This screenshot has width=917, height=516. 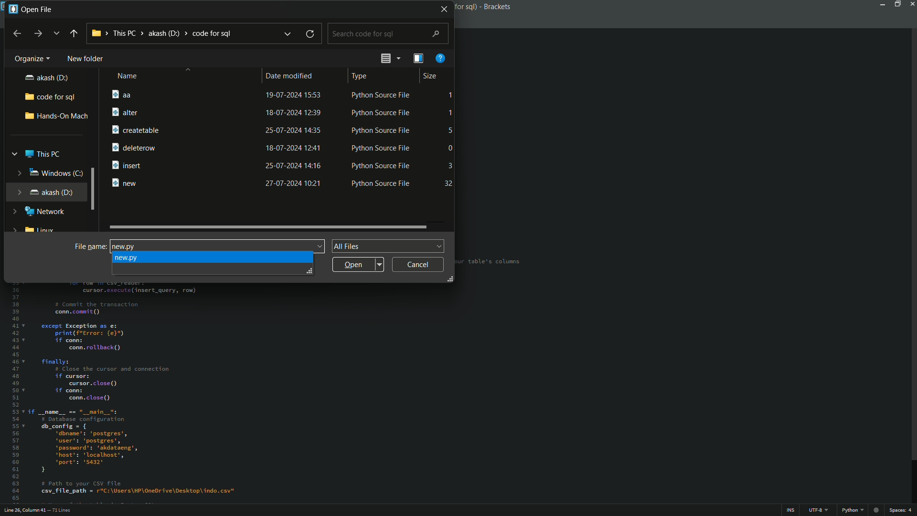 What do you see at coordinates (18, 33) in the screenshot?
I see `back` at bounding box center [18, 33].